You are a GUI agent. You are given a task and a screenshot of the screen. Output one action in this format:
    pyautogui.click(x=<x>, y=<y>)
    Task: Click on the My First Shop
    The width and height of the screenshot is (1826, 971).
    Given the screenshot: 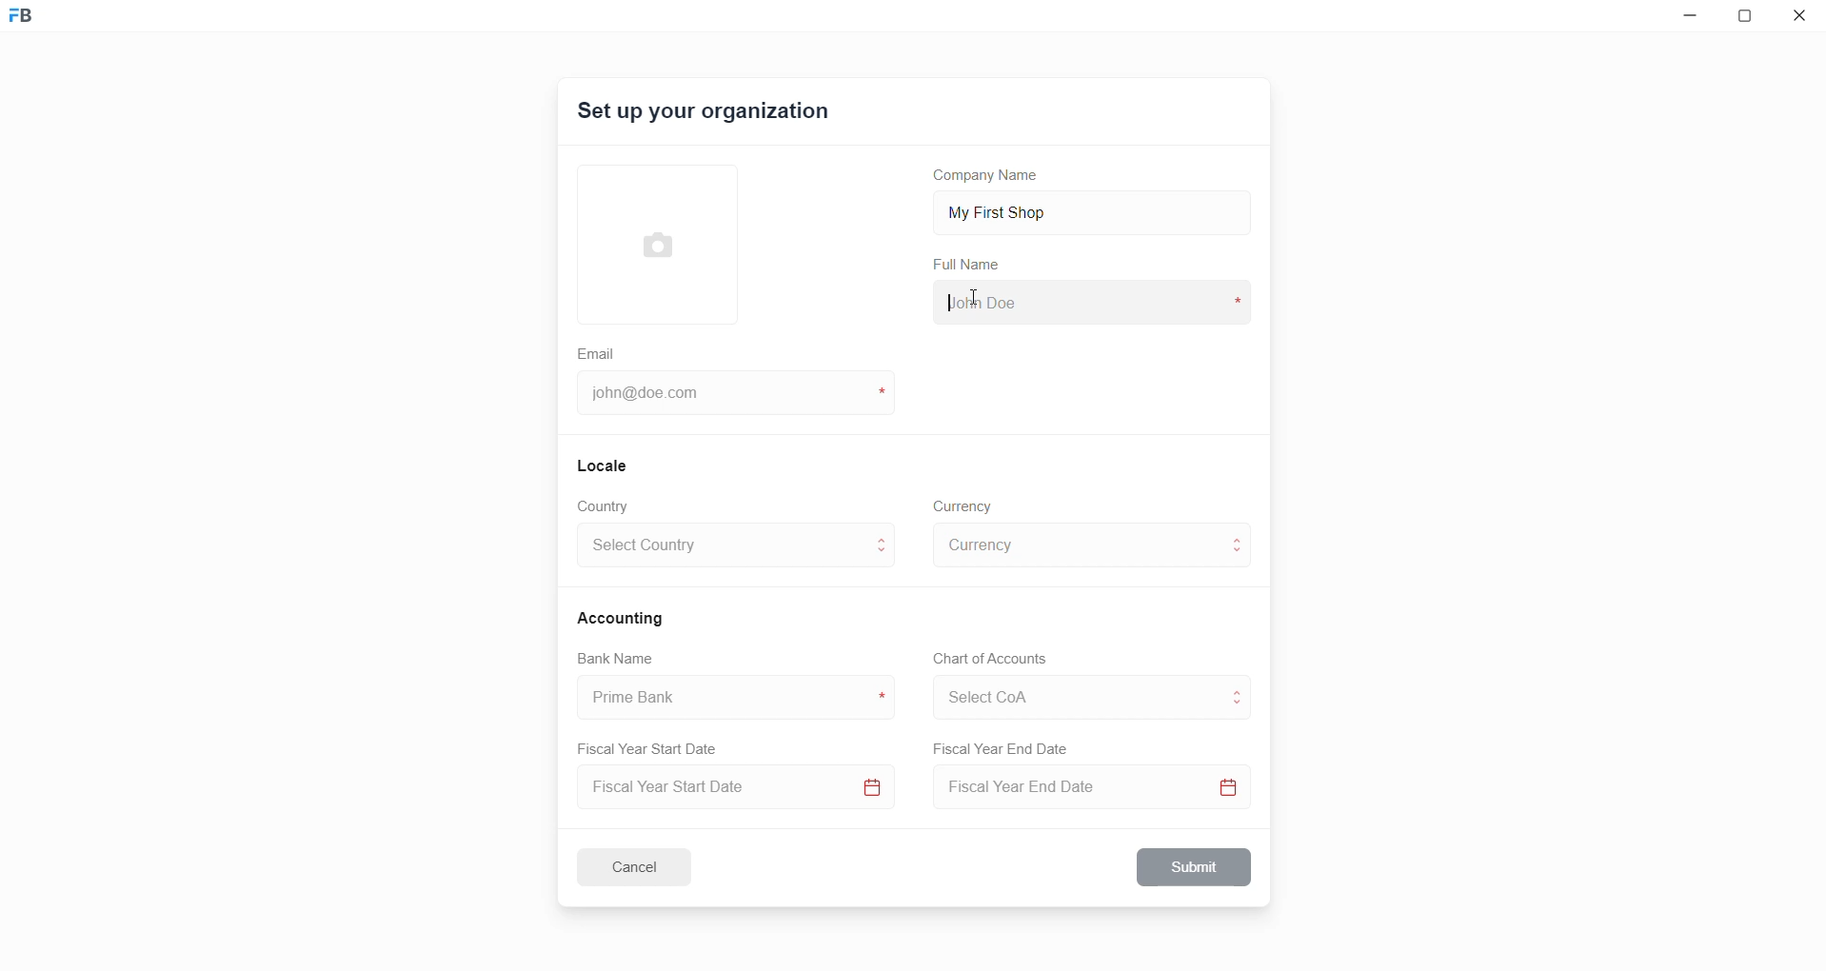 What is the action you would take?
    pyautogui.click(x=1027, y=210)
    